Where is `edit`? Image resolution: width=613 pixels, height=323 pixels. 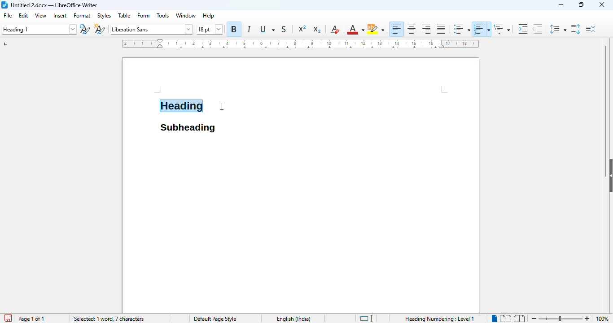
edit is located at coordinates (24, 15).